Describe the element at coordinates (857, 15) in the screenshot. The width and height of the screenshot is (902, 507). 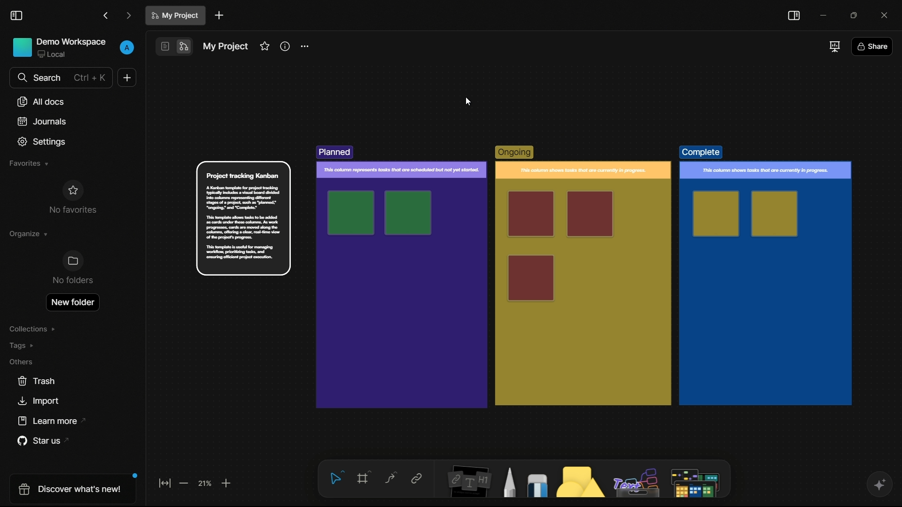
I see `maximize or restore` at that location.